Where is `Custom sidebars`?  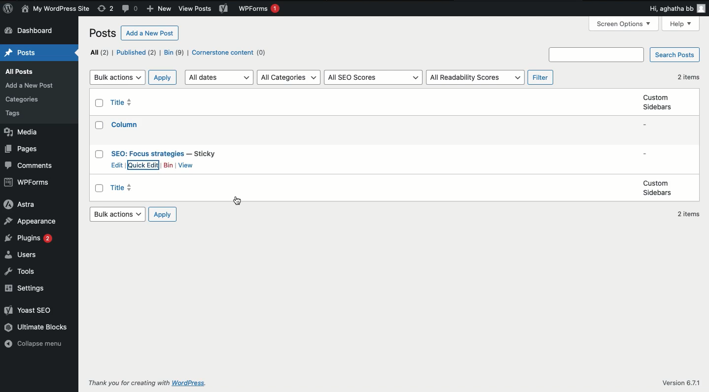
Custom sidebars is located at coordinates (657, 188).